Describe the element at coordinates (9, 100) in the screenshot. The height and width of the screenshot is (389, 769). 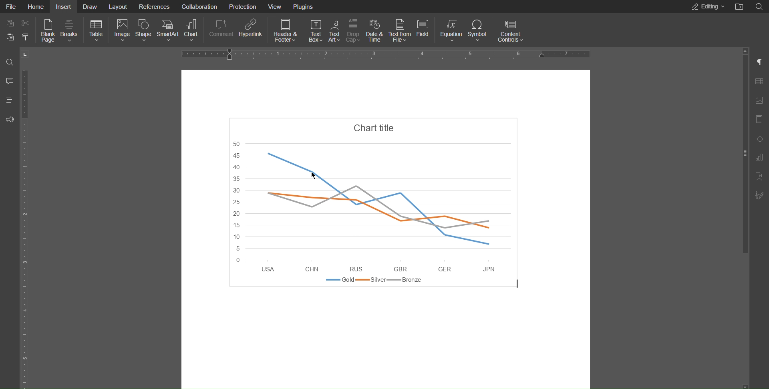
I see `Headings` at that location.